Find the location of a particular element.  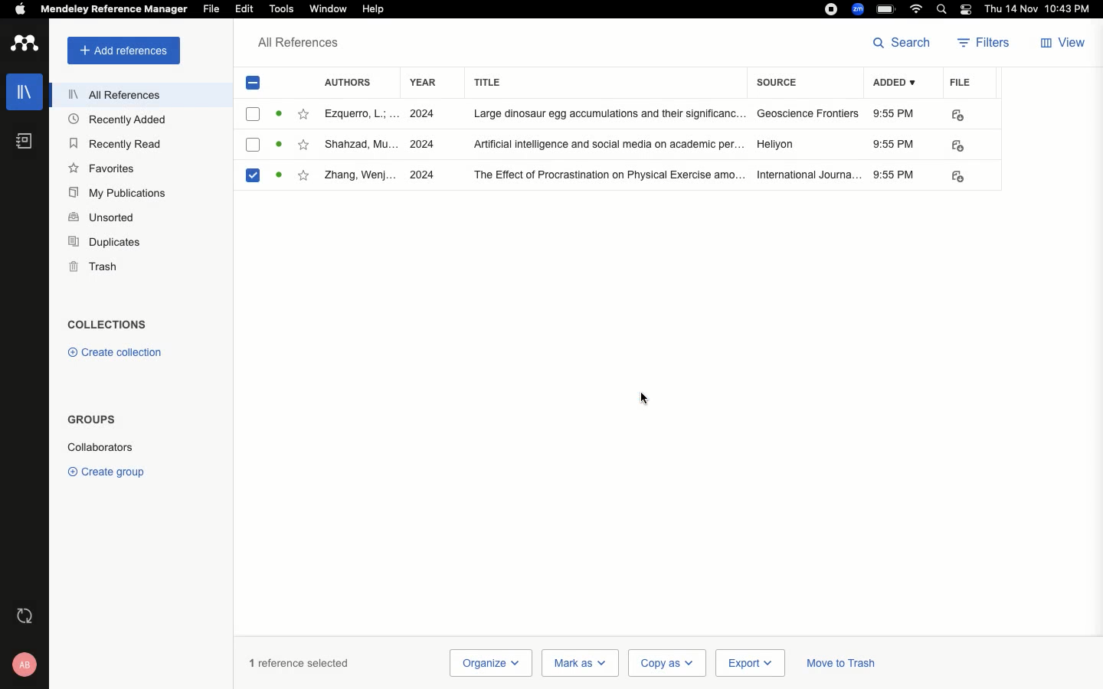

Favorites is located at coordinates (302, 113).